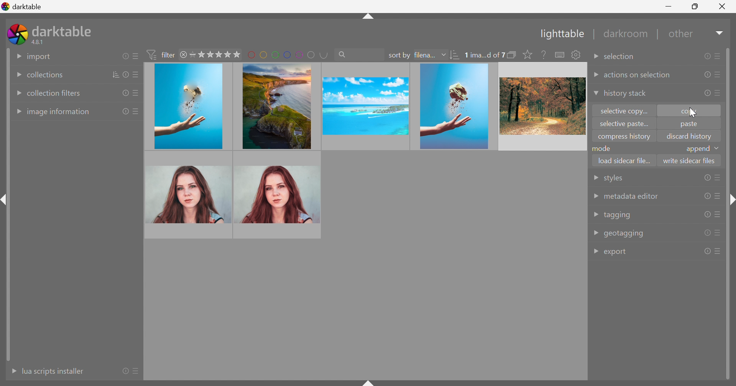  I want to click on Drop Down, so click(595, 196).